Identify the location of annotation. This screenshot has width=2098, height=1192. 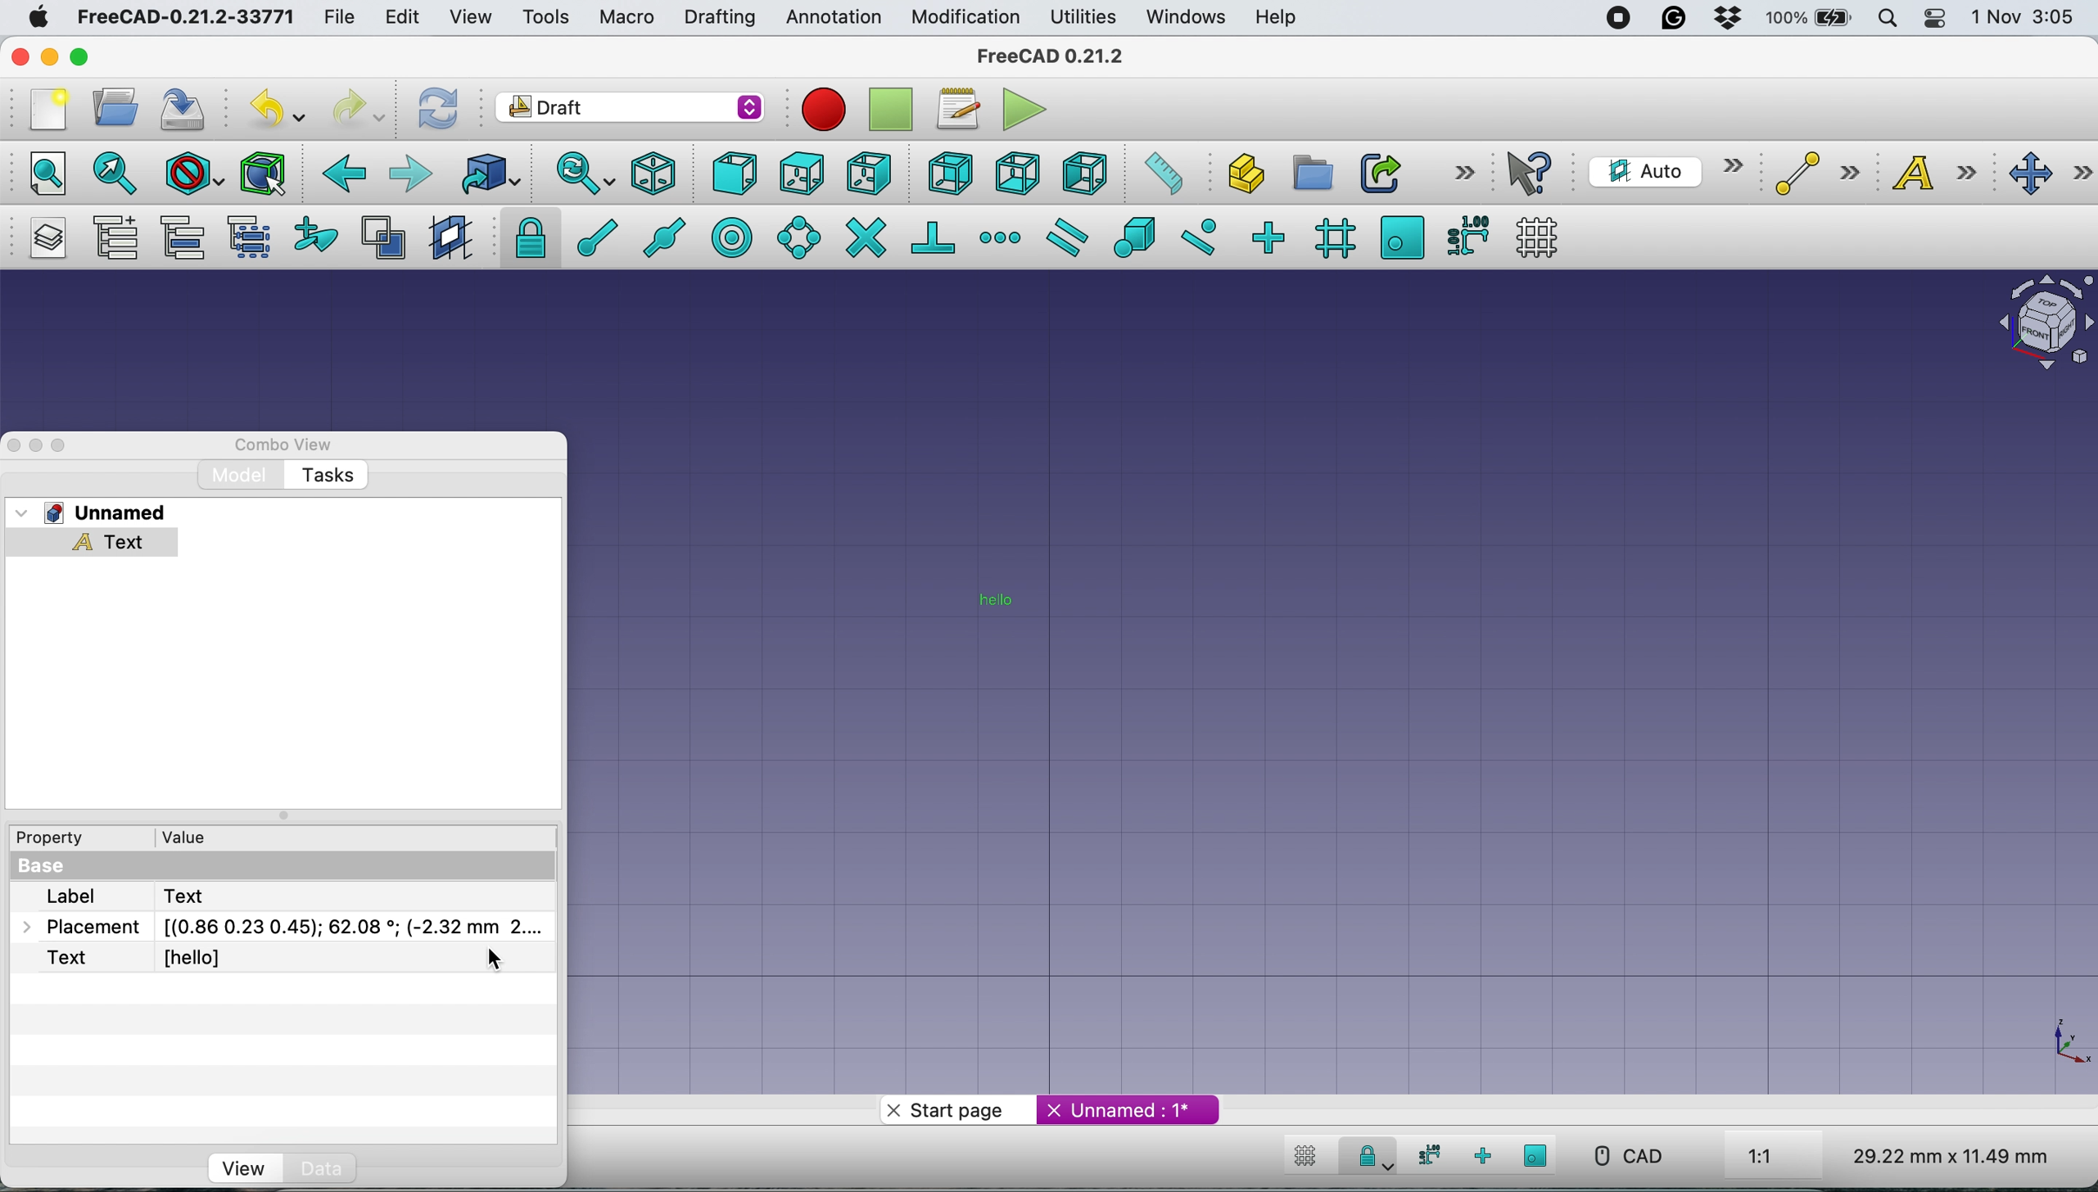
(830, 19).